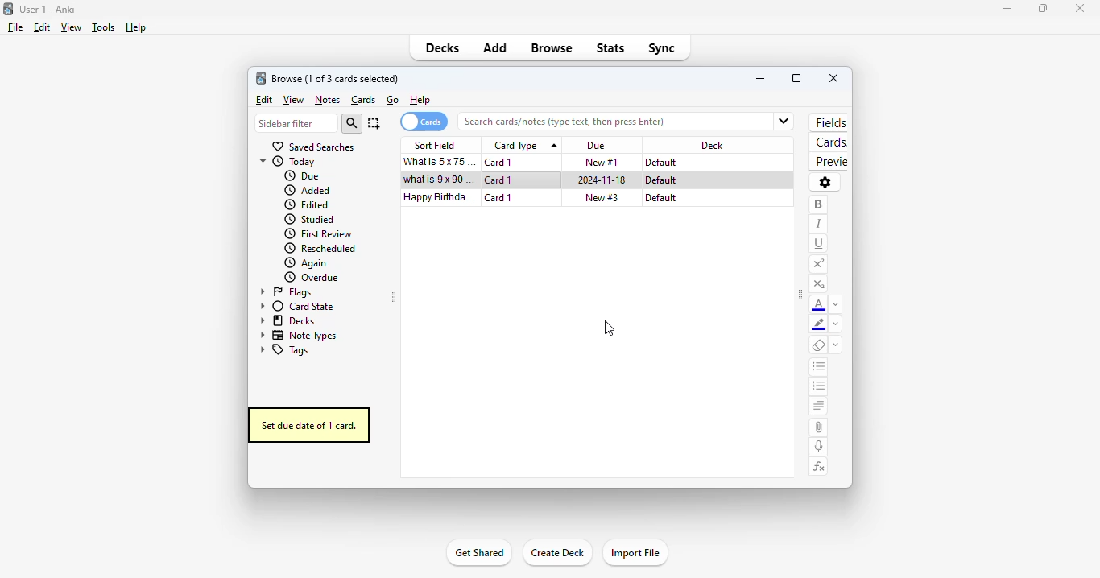 Image resolution: width=1100 pixels, height=578 pixels. I want to click on set due date of 1 card, so click(308, 426).